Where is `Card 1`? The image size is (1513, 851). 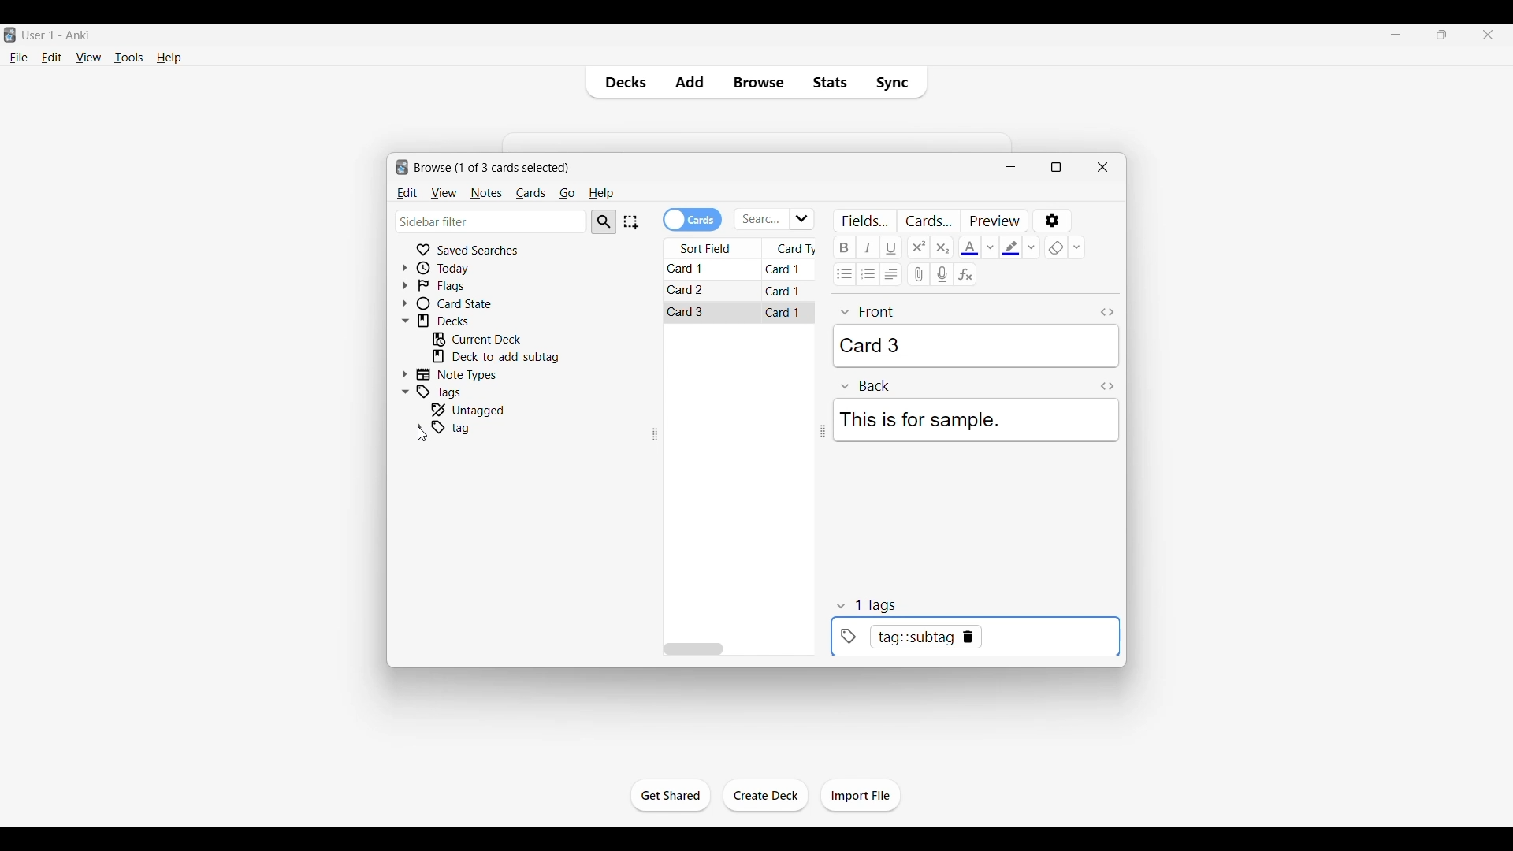
Card 1 is located at coordinates (783, 290).